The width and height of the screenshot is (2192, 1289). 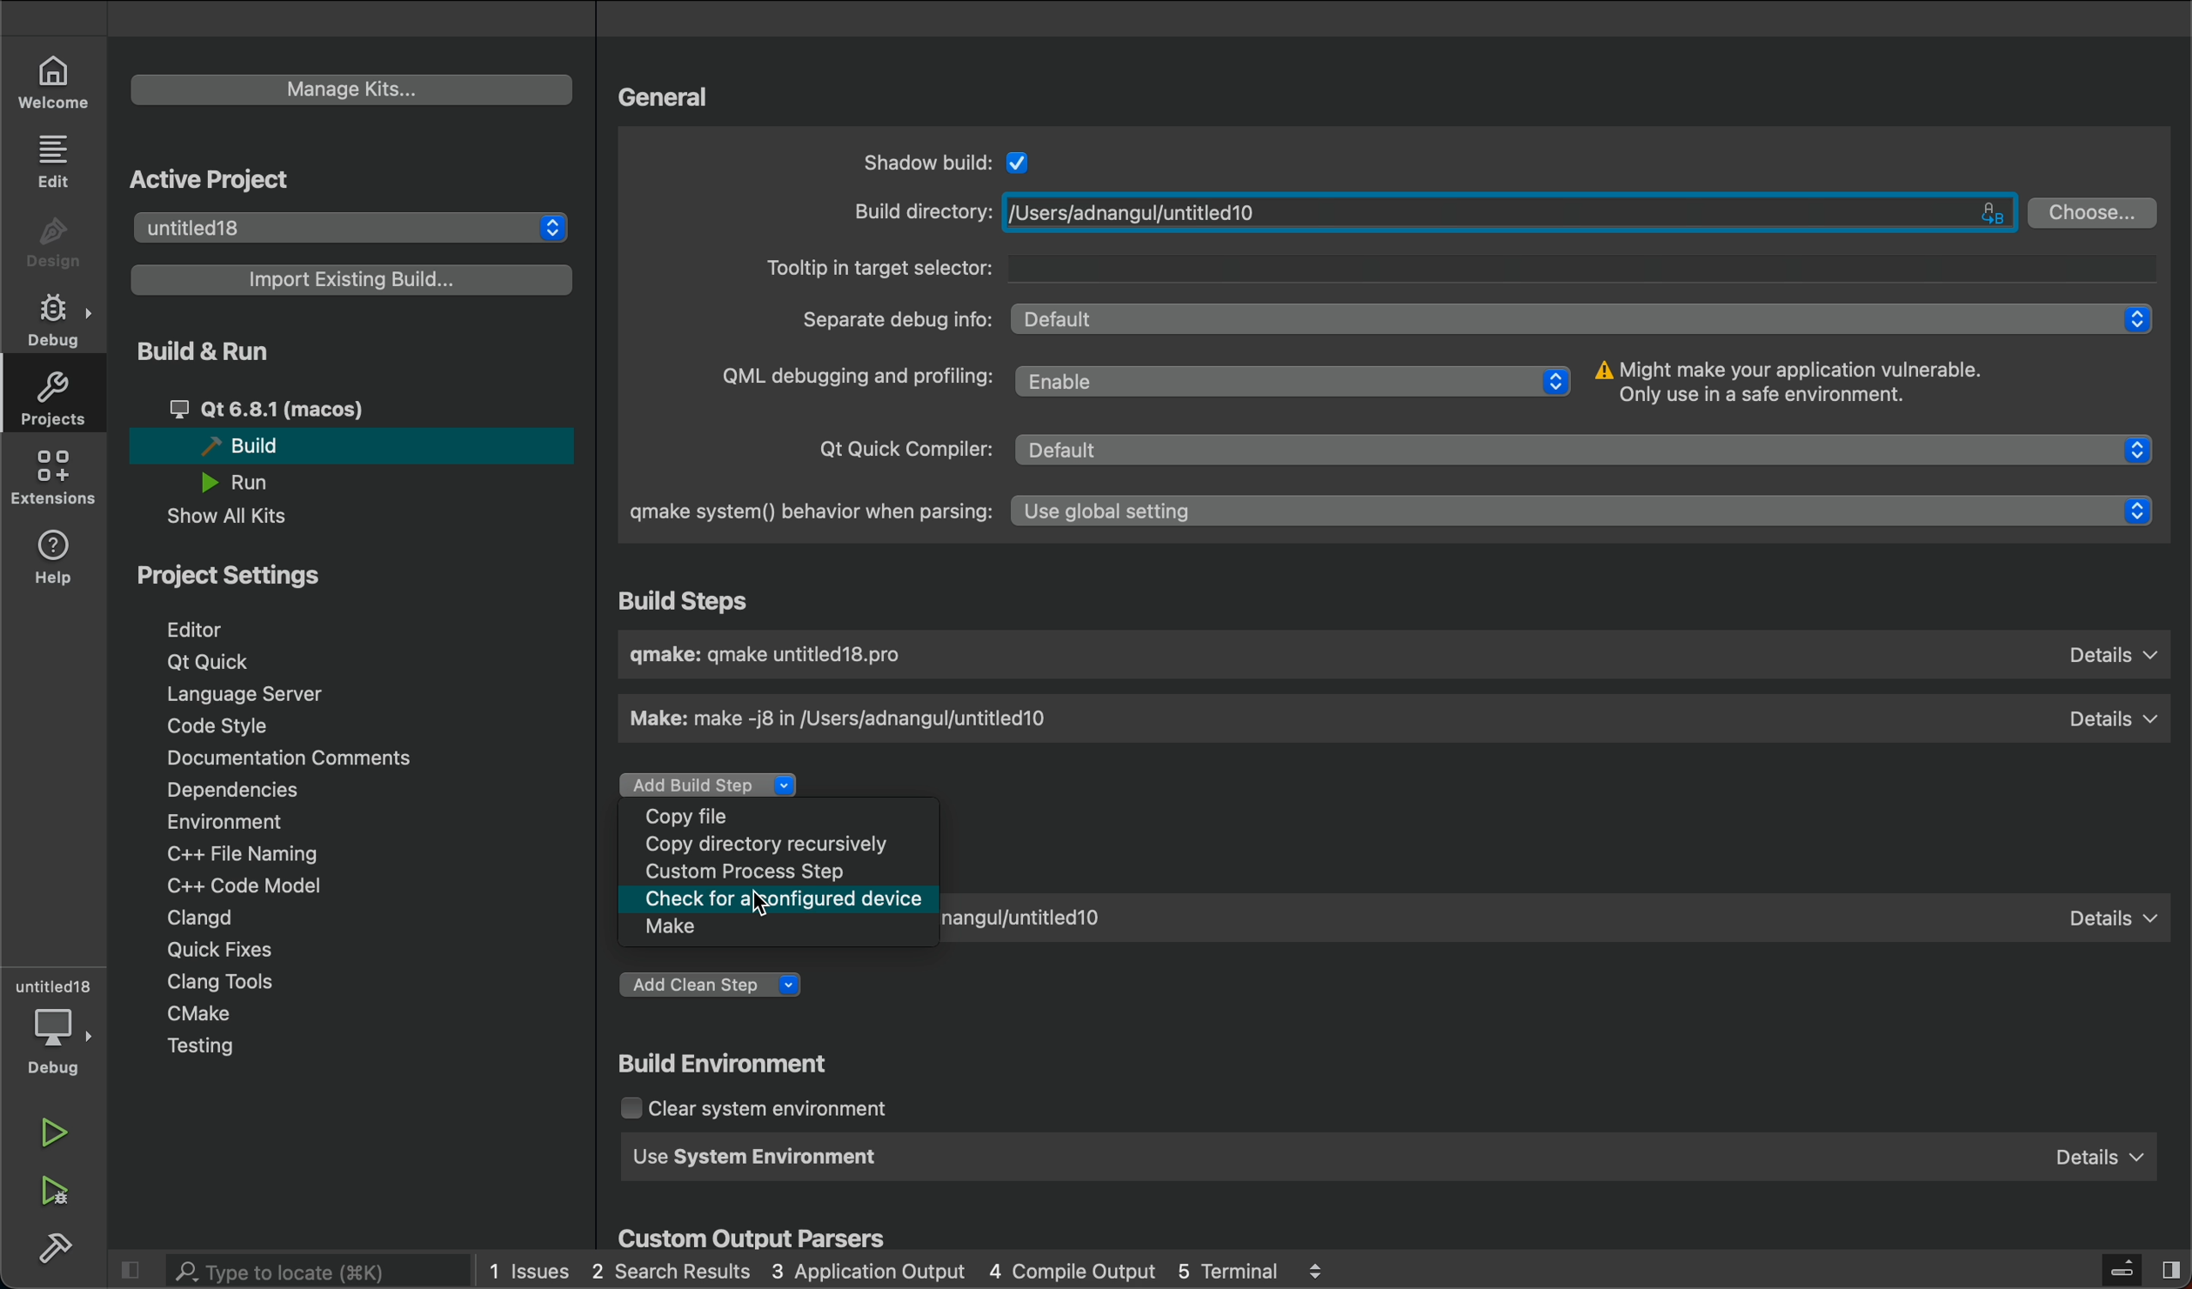 I want to click on editor, so click(x=214, y=630).